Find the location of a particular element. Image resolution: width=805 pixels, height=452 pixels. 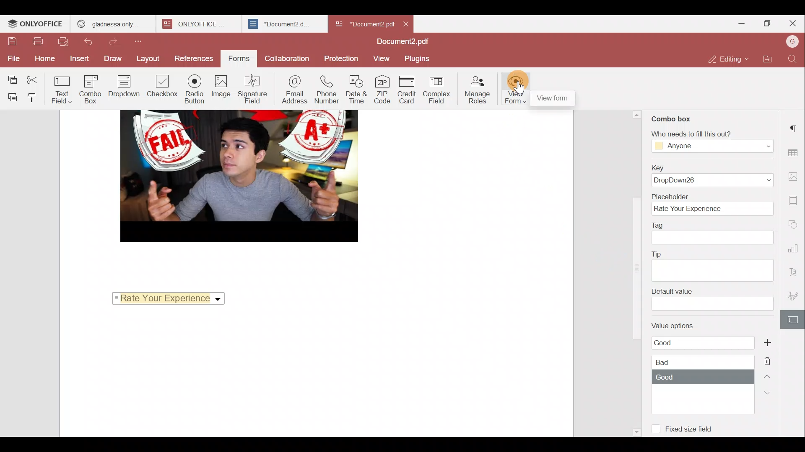

Add value is located at coordinates (770, 342).